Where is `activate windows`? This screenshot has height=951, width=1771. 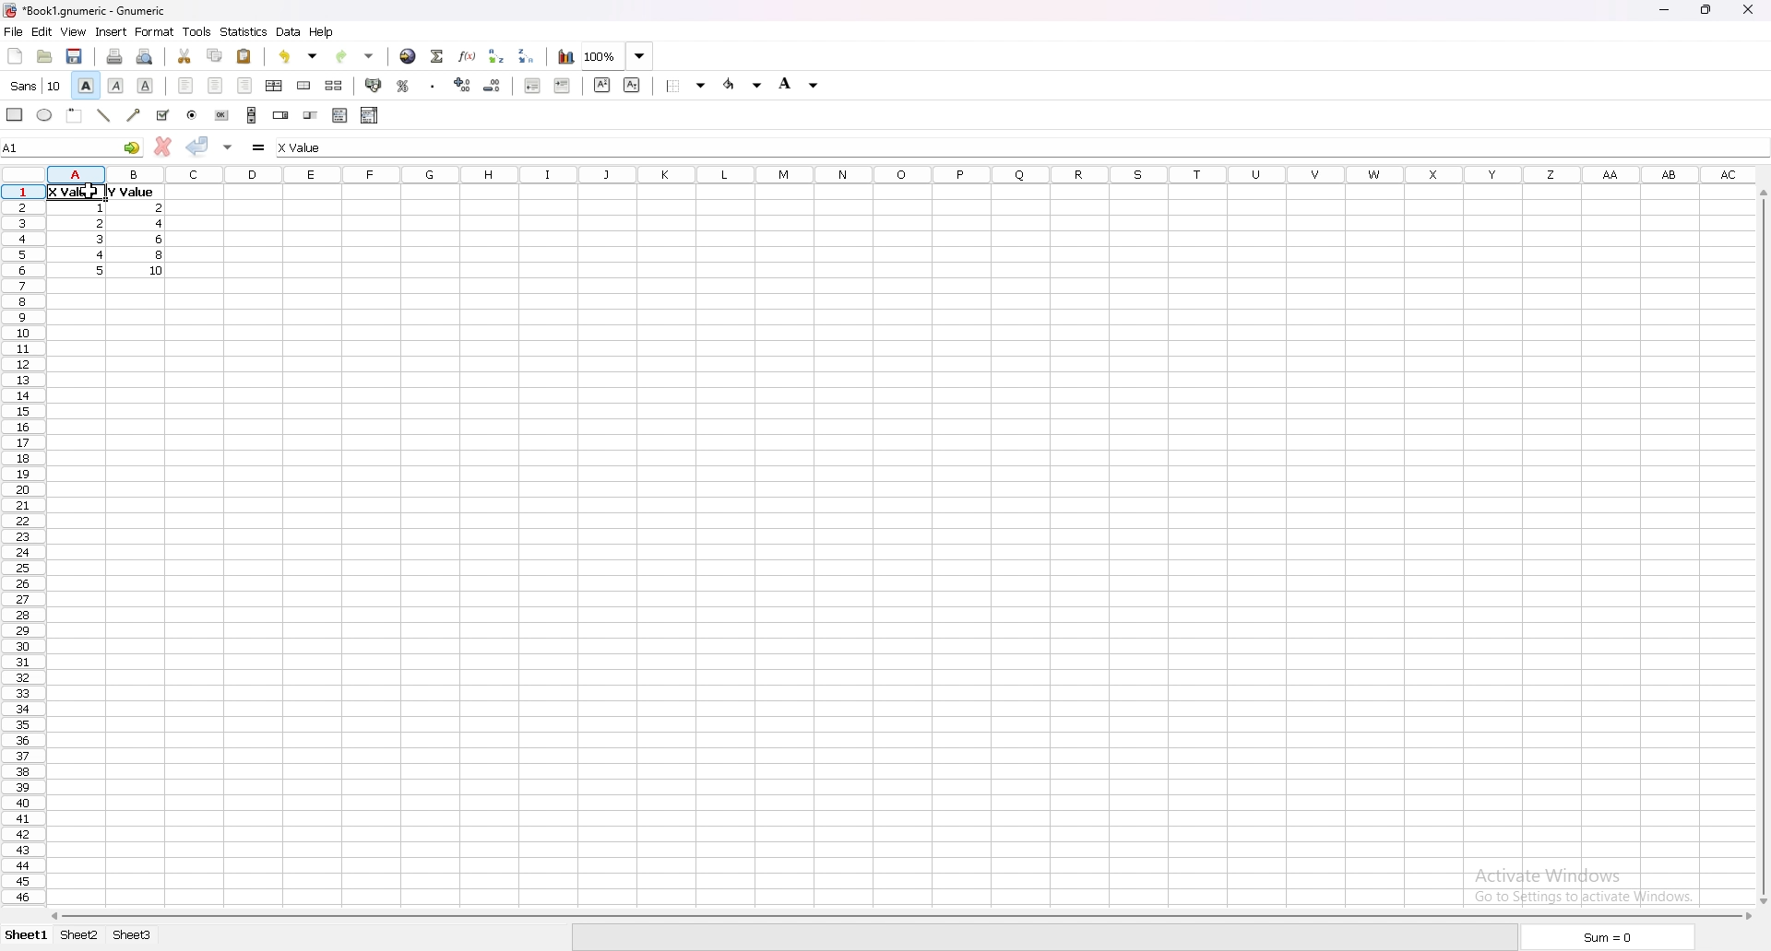
activate windows is located at coordinates (1590, 883).